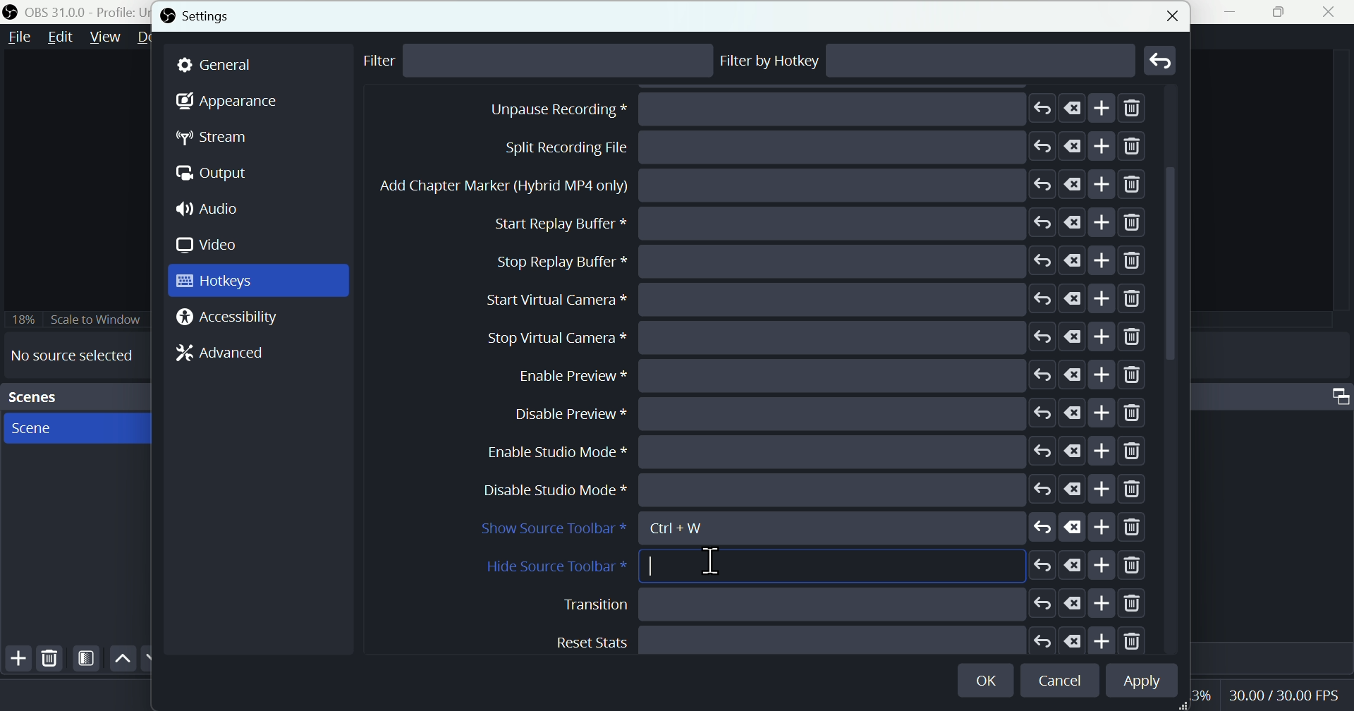 Image resolution: width=1354 pixels, height=711 pixels. Describe the element at coordinates (219, 175) in the screenshot. I see `Output` at that location.